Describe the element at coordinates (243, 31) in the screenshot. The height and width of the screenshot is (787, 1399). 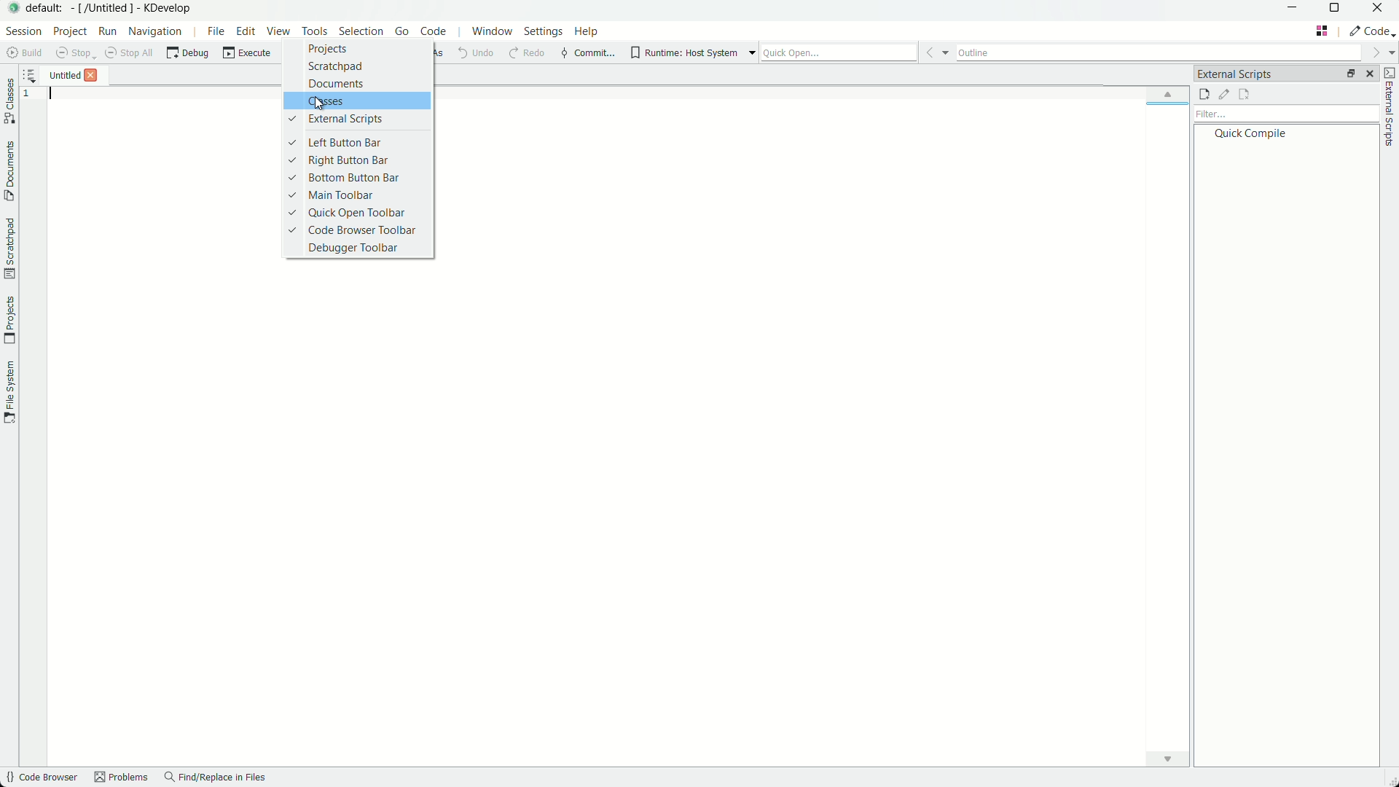
I see `edit` at that location.